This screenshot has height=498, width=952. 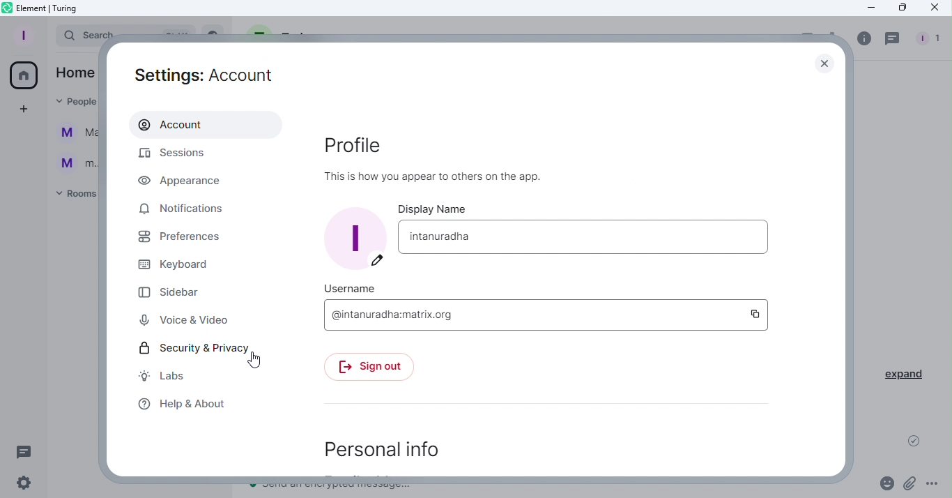 What do you see at coordinates (75, 135) in the screenshot?
I see `Martina Tornello` at bounding box center [75, 135].